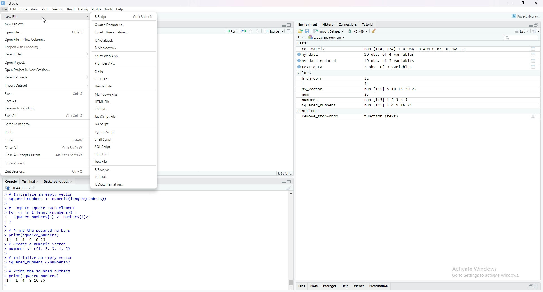 The height and width of the screenshot is (292, 543). I want to click on minimize, so click(529, 25).